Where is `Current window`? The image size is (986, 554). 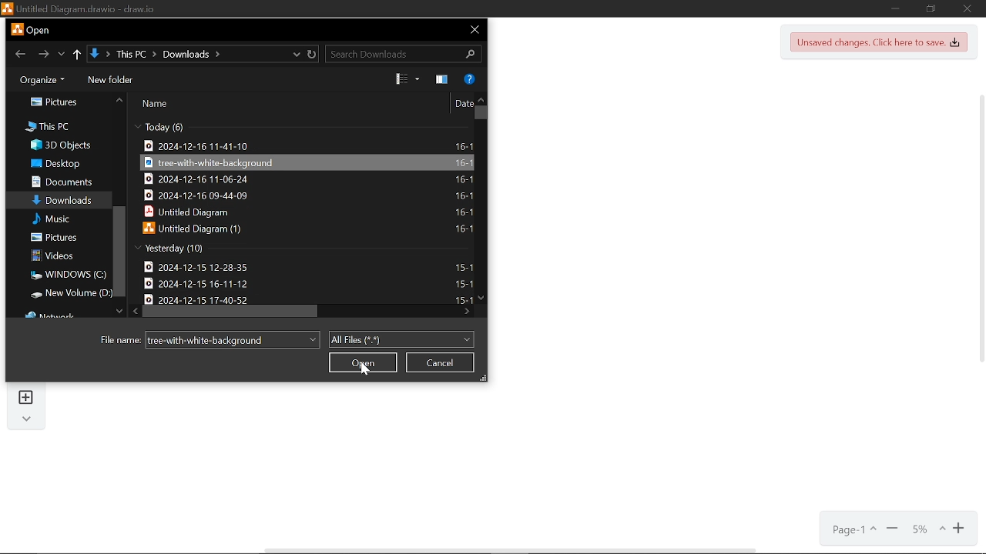
Current window is located at coordinates (29, 29).